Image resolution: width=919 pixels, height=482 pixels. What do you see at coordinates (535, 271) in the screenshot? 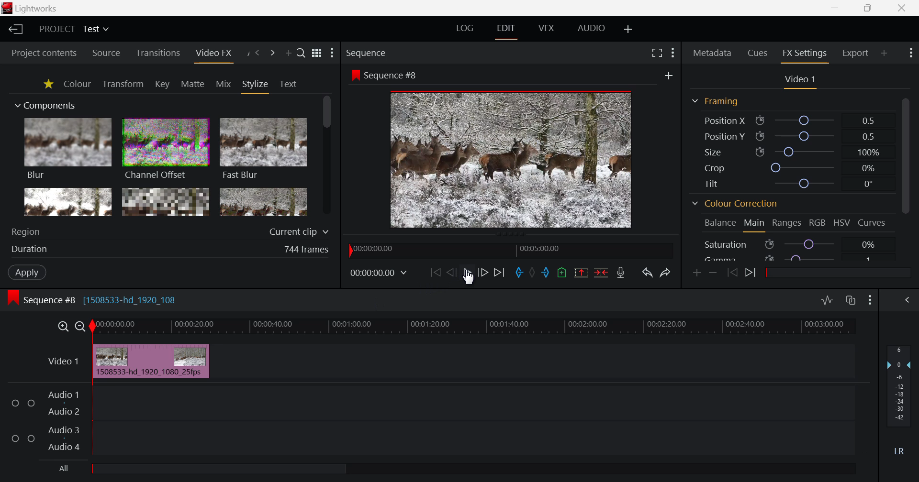
I see `Remove all marks` at bounding box center [535, 271].